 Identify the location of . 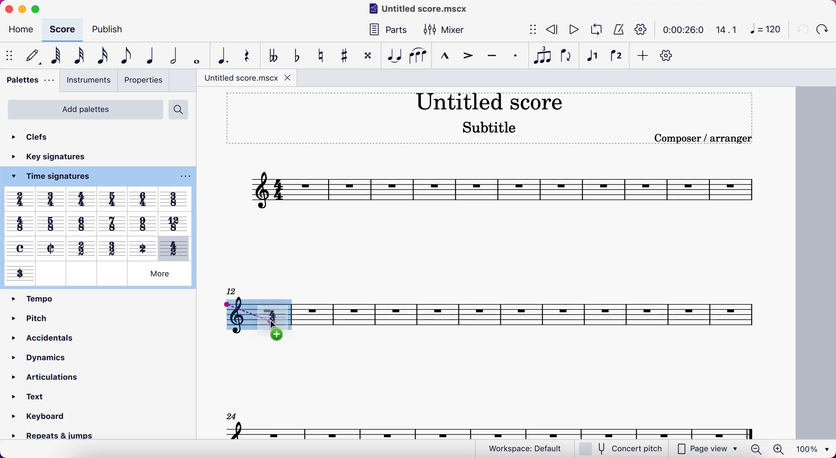
(142, 221).